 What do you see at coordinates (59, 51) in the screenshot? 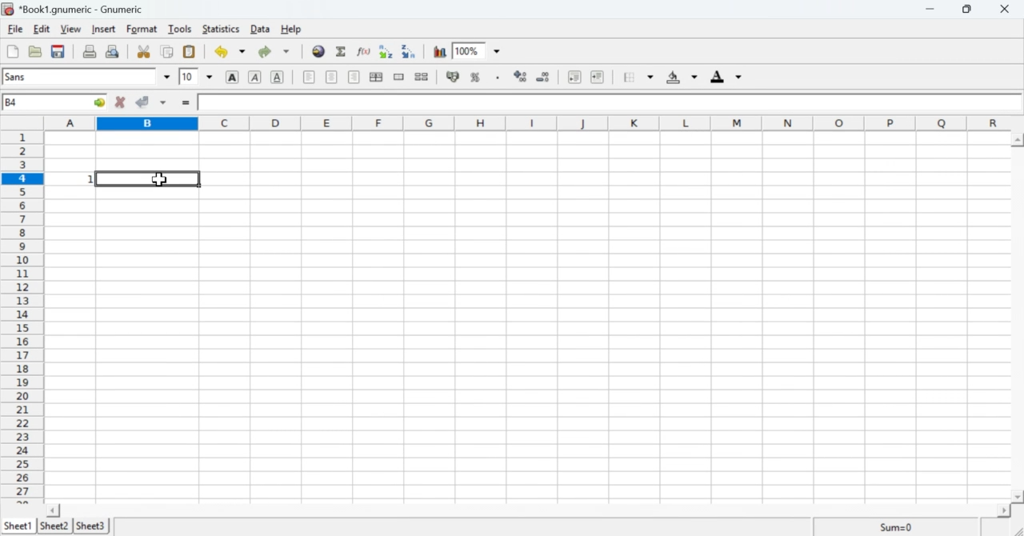
I see `Save the current workbook` at bounding box center [59, 51].